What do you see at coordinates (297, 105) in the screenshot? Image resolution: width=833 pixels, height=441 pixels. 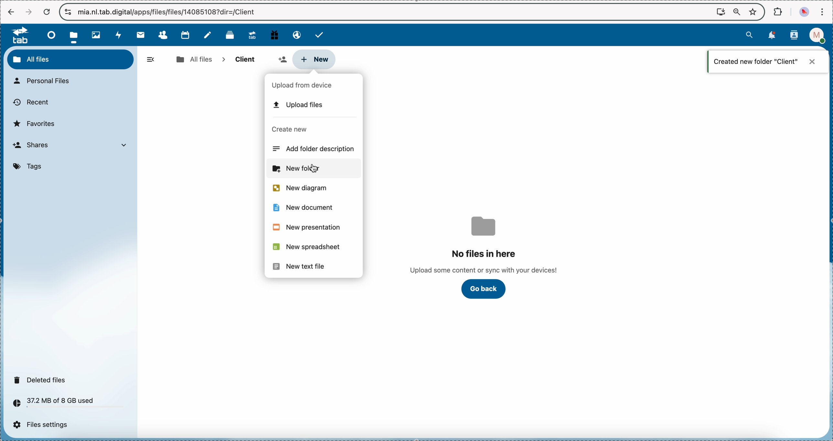 I see `upload files` at bounding box center [297, 105].